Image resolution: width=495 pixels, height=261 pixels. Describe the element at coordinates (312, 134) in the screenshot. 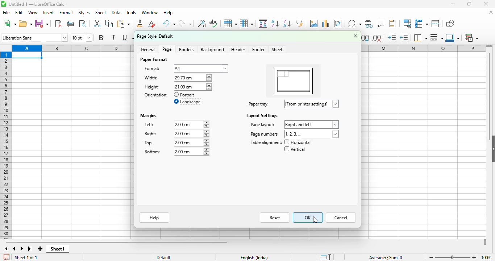

I see `1,2,3,...` at that location.